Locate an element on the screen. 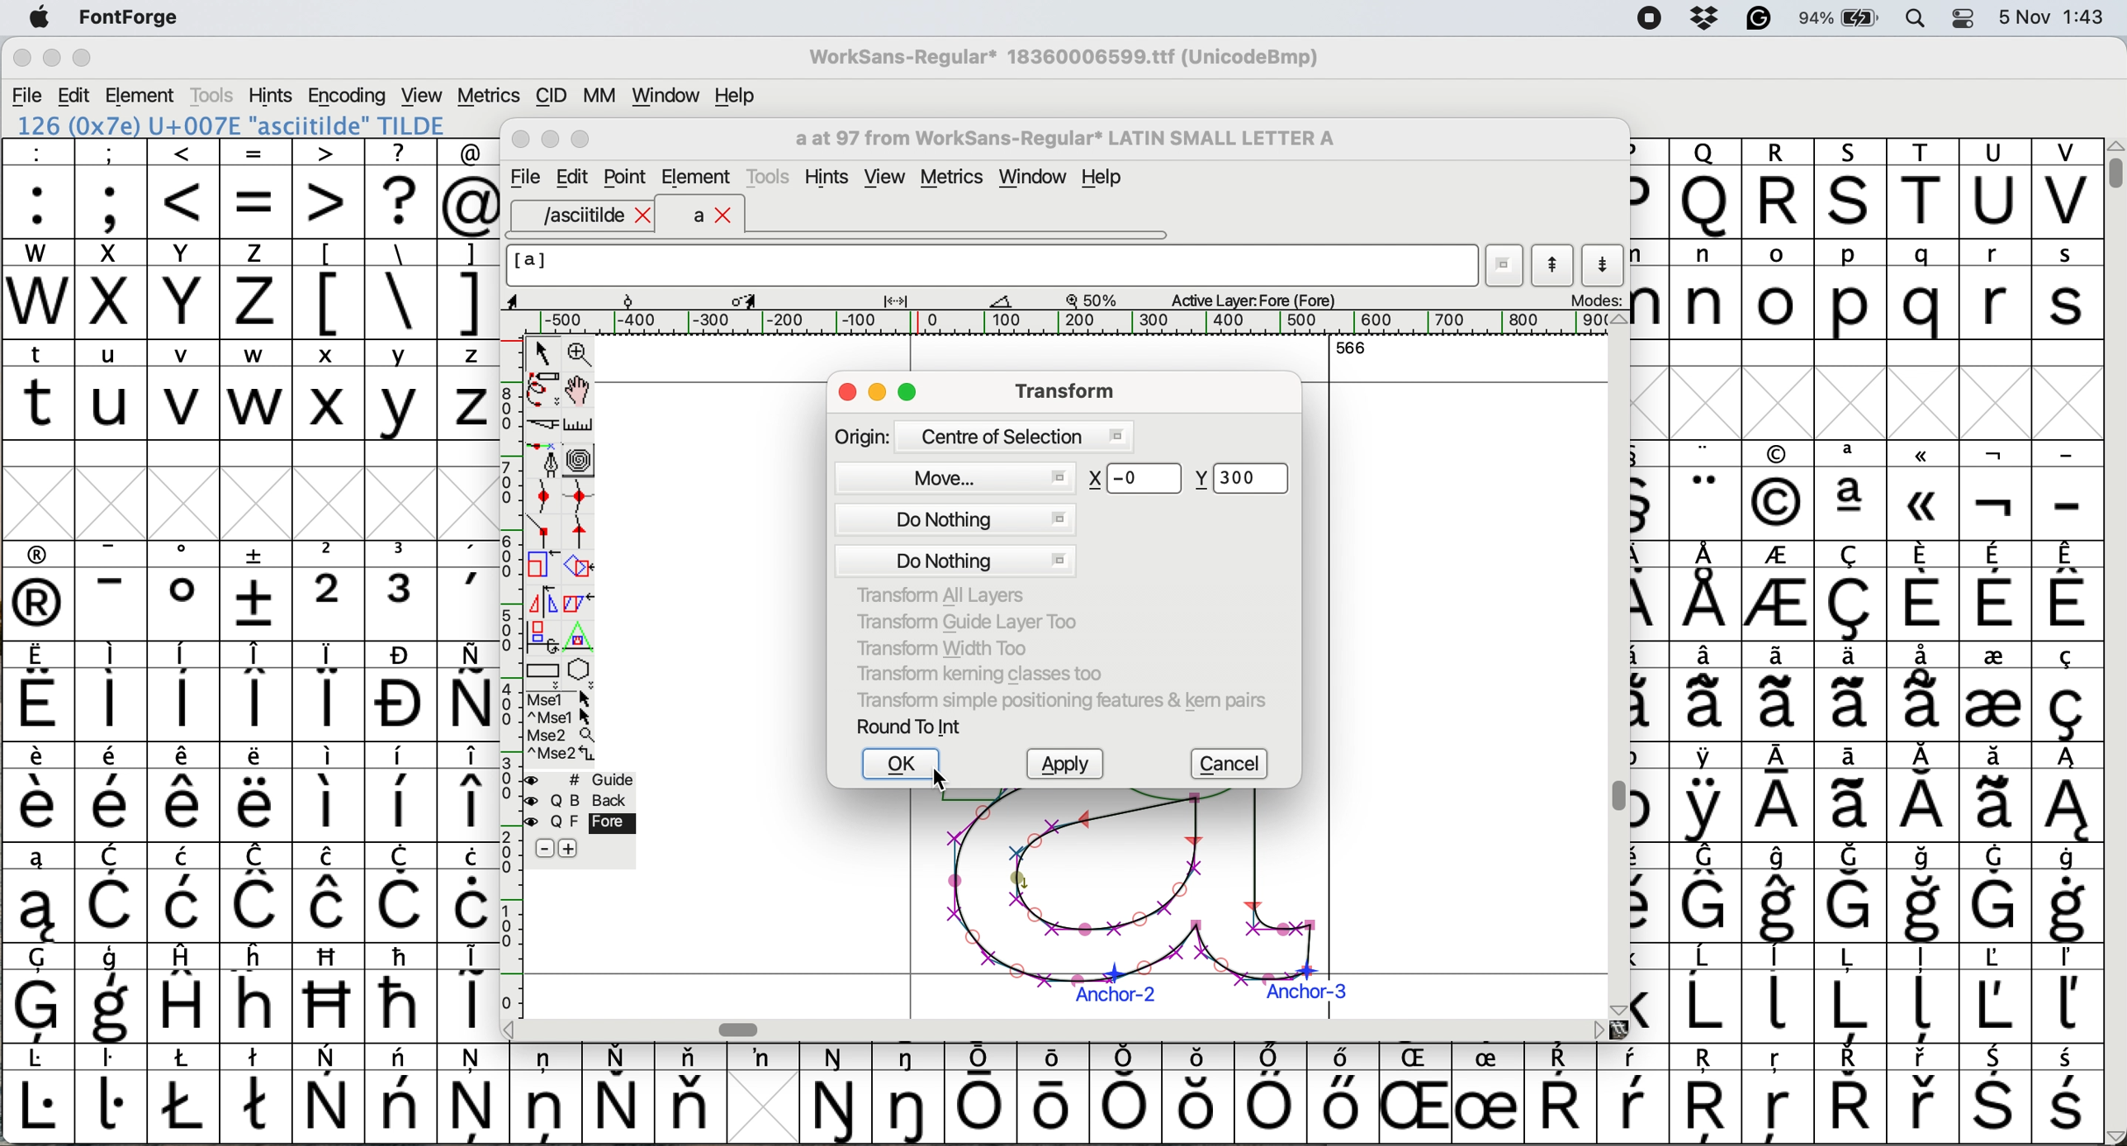 This screenshot has width=2127, height=1146. symbol is located at coordinates (1709, 691).